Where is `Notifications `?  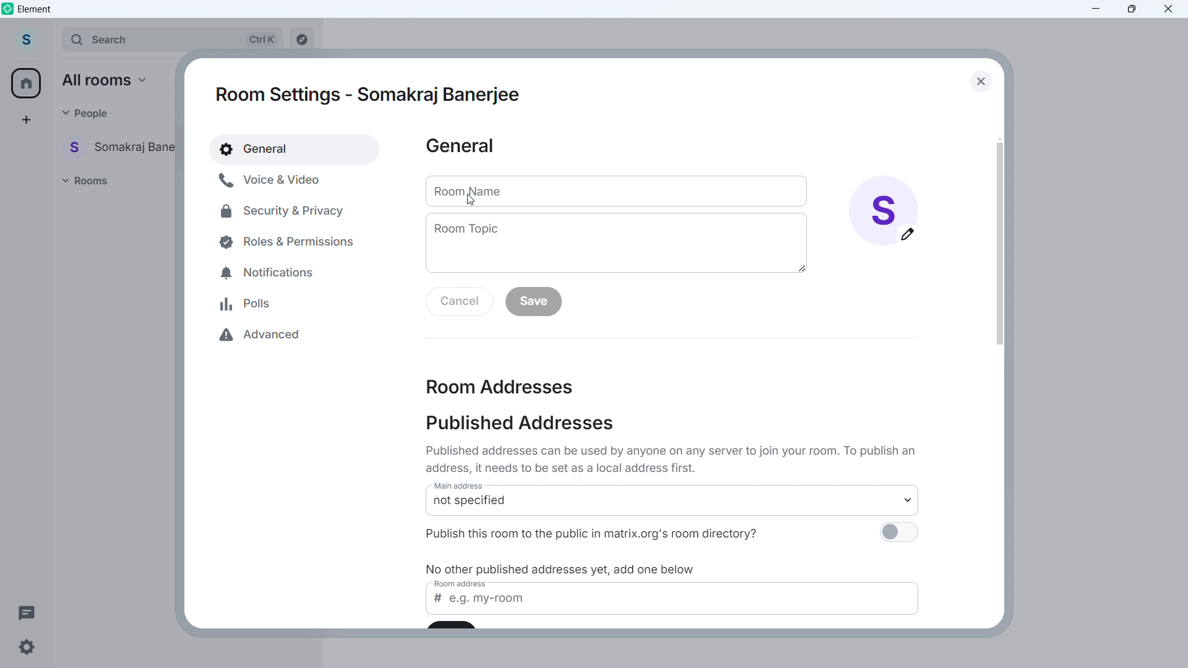
Notifications  is located at coordinates (272, 270).